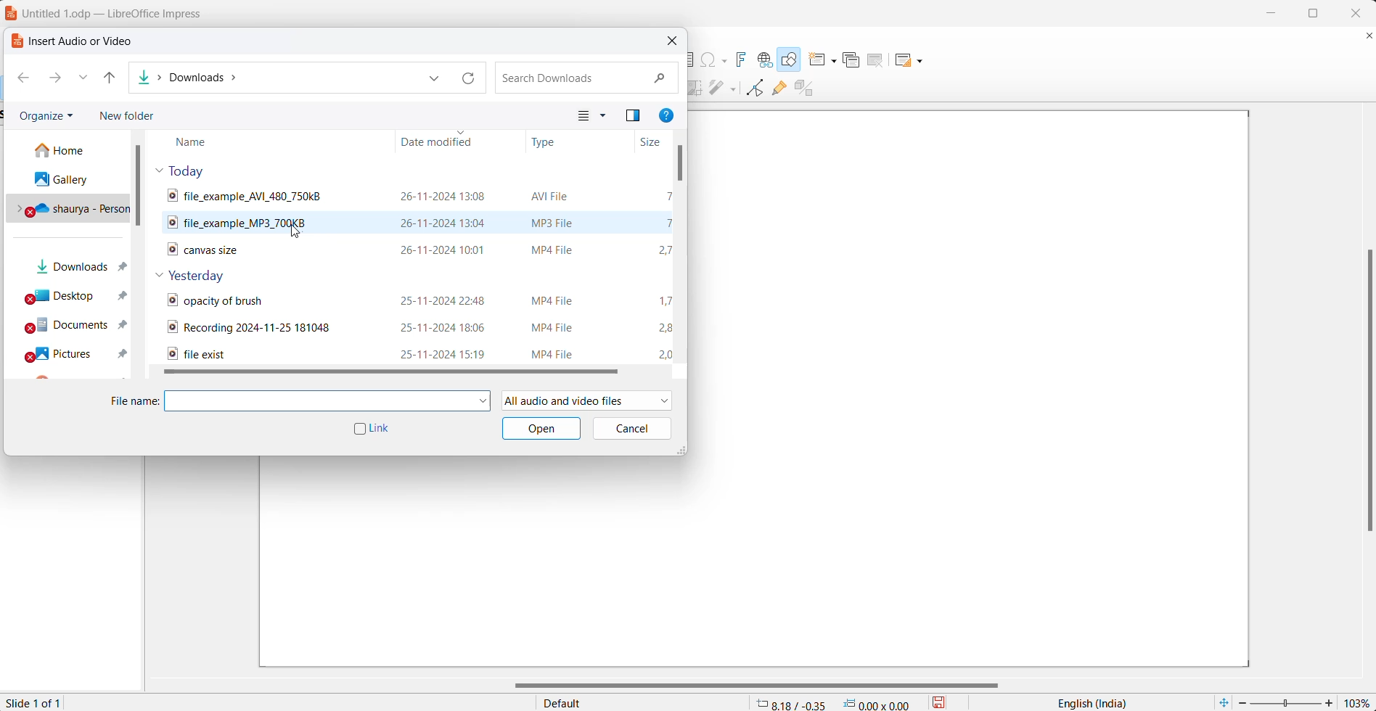  What do you see at coordinates (216, 251) in the screenshot?
I see `video file name` at bounding box center [216, 251].